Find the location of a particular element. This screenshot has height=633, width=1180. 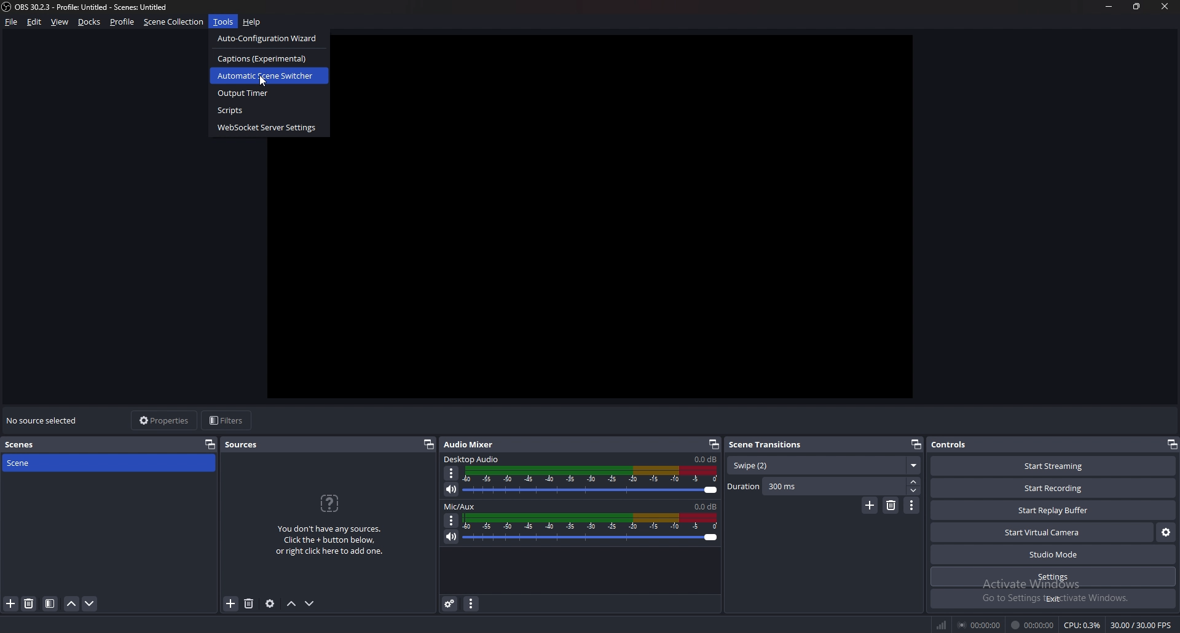

mic/aux is located at coordinates (460, 506).